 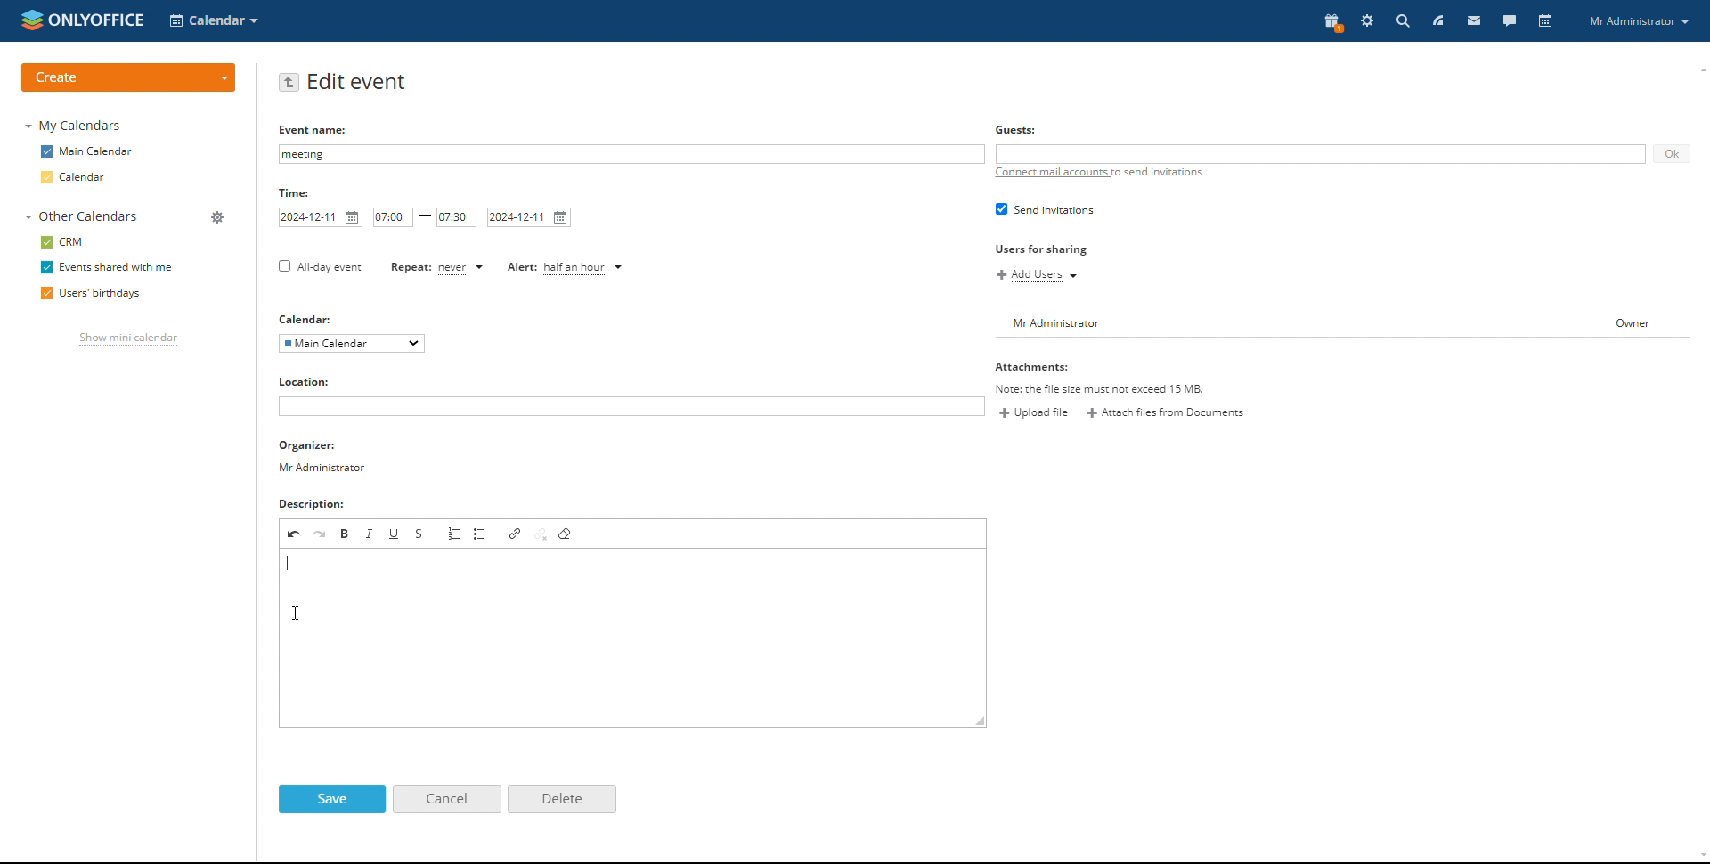 I want to click on manage, so click(x=217, y=219).